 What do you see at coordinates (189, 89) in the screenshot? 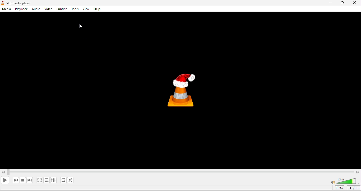
I see `vlc media player logo` at bounding box center [189, 89].